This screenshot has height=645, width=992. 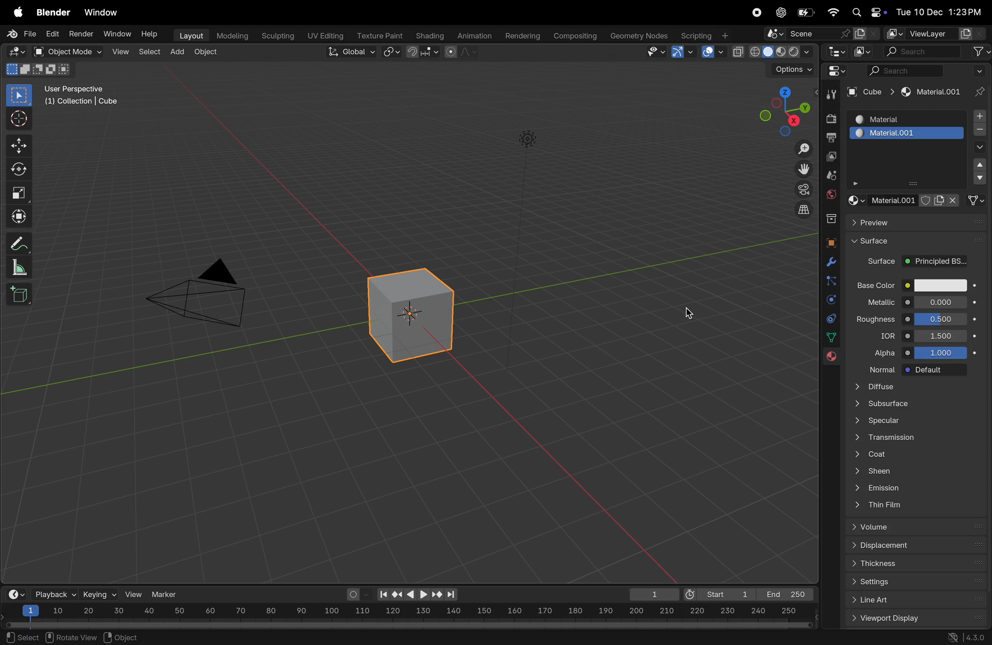 What do you see at coordinates (867, 12) in the screenshot?
I see `apple widgets` at bounding box center [867, 12].